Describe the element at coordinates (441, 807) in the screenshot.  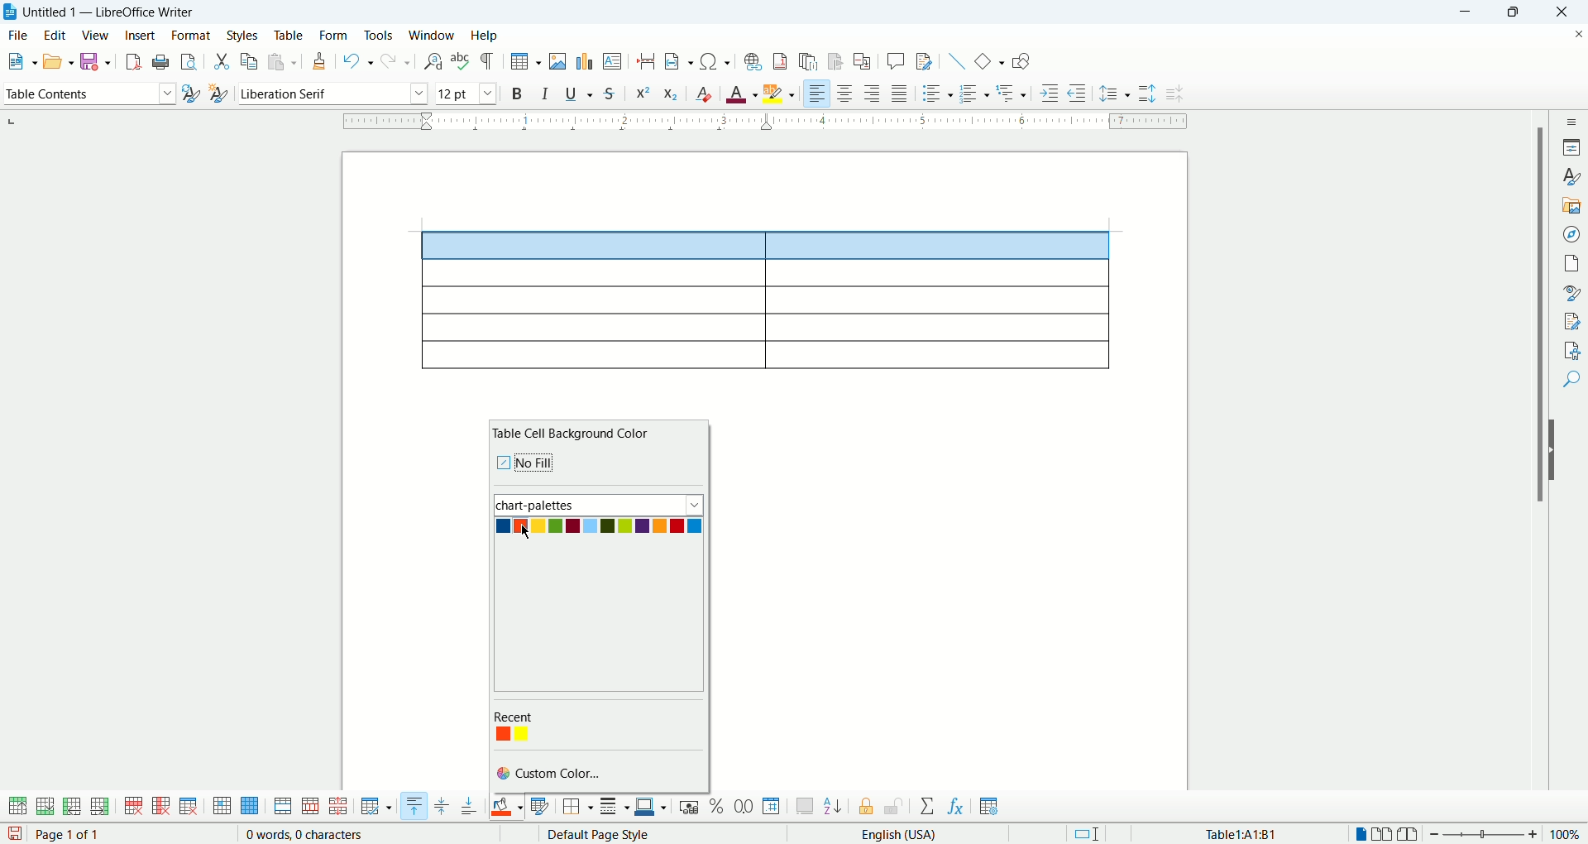
I see `center vertically` at that location.